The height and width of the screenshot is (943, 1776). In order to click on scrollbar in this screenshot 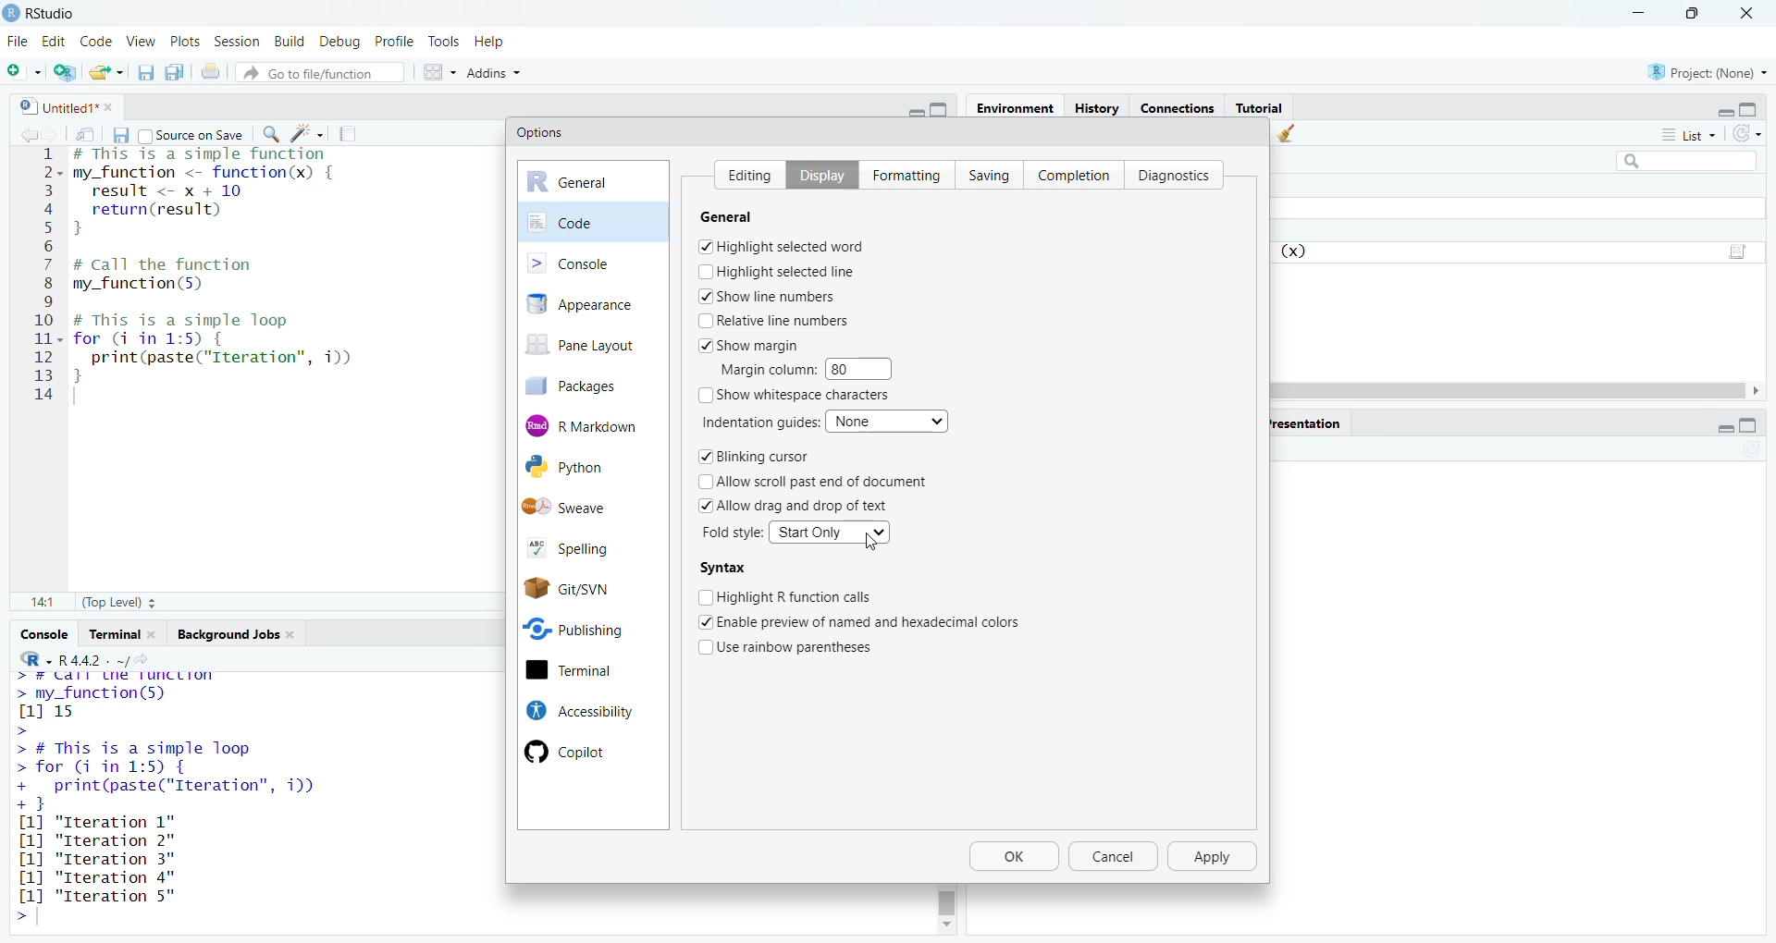, I will do `click(1511, 390)`.